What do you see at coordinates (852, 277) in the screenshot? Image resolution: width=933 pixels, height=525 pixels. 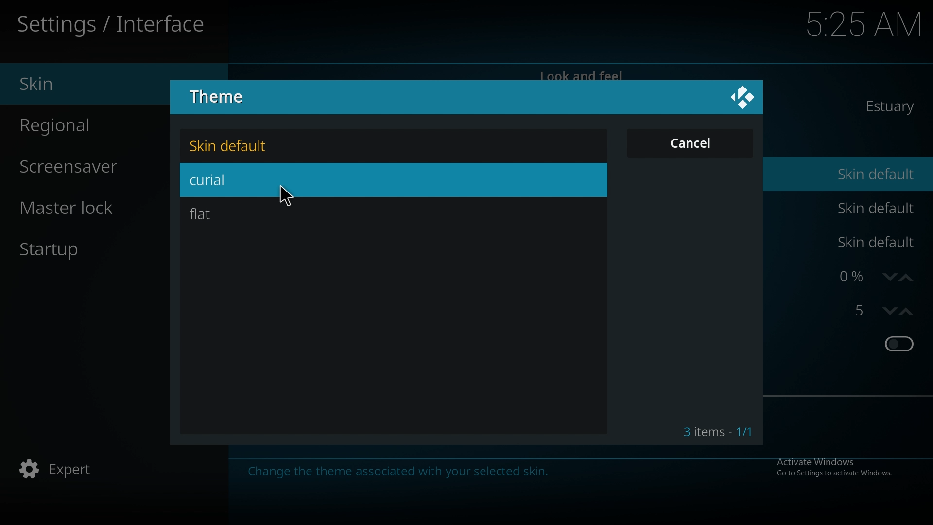 I see `zoom` at bounding box center [852, 277].